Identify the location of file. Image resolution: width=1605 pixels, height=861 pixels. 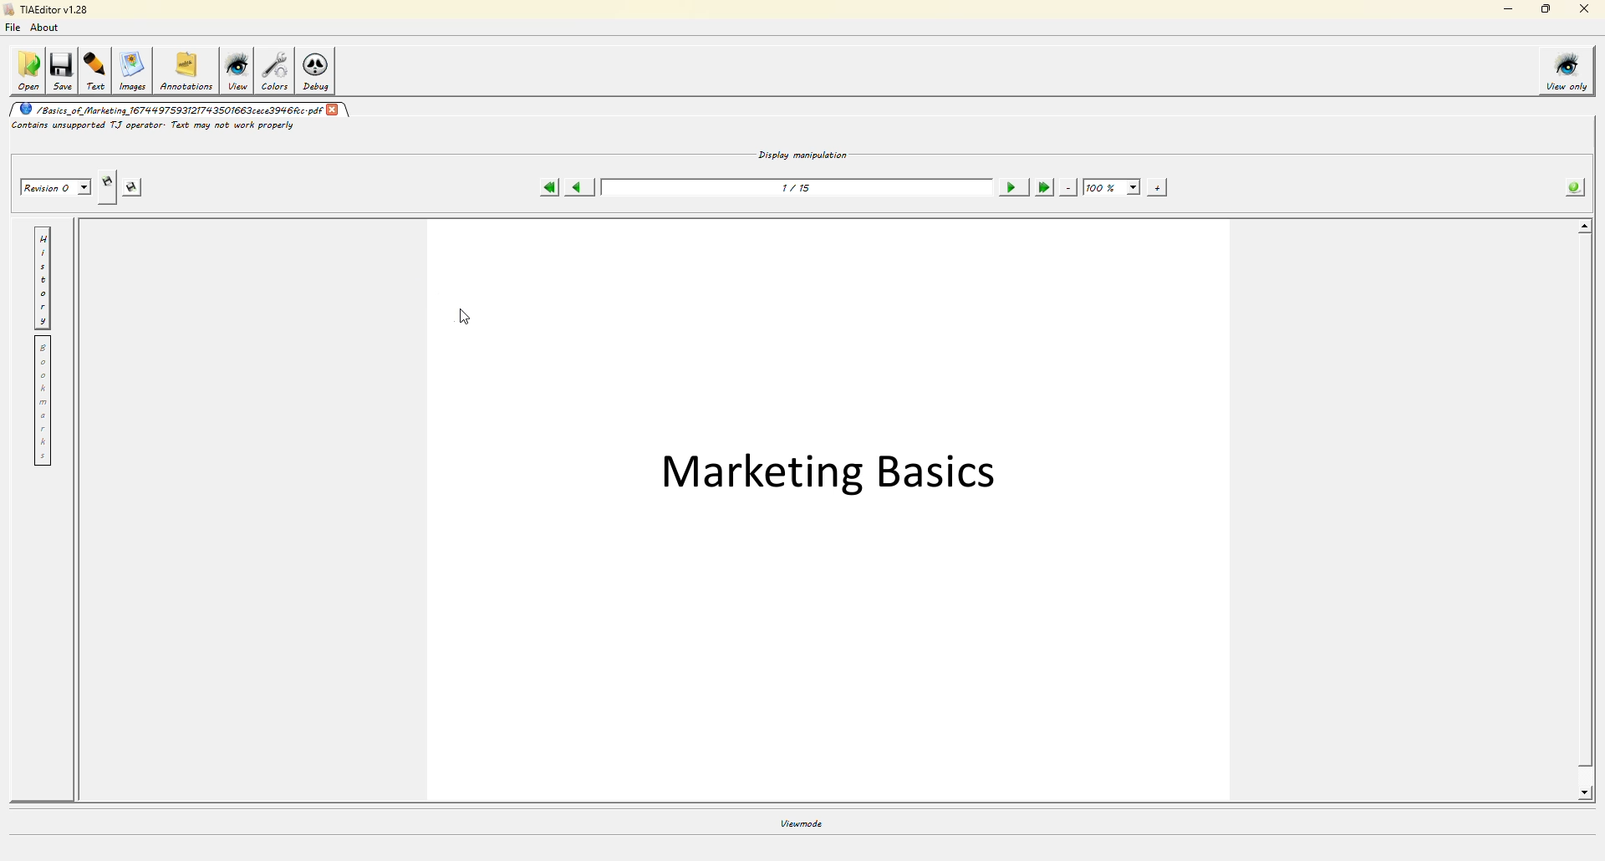
(13, 28).